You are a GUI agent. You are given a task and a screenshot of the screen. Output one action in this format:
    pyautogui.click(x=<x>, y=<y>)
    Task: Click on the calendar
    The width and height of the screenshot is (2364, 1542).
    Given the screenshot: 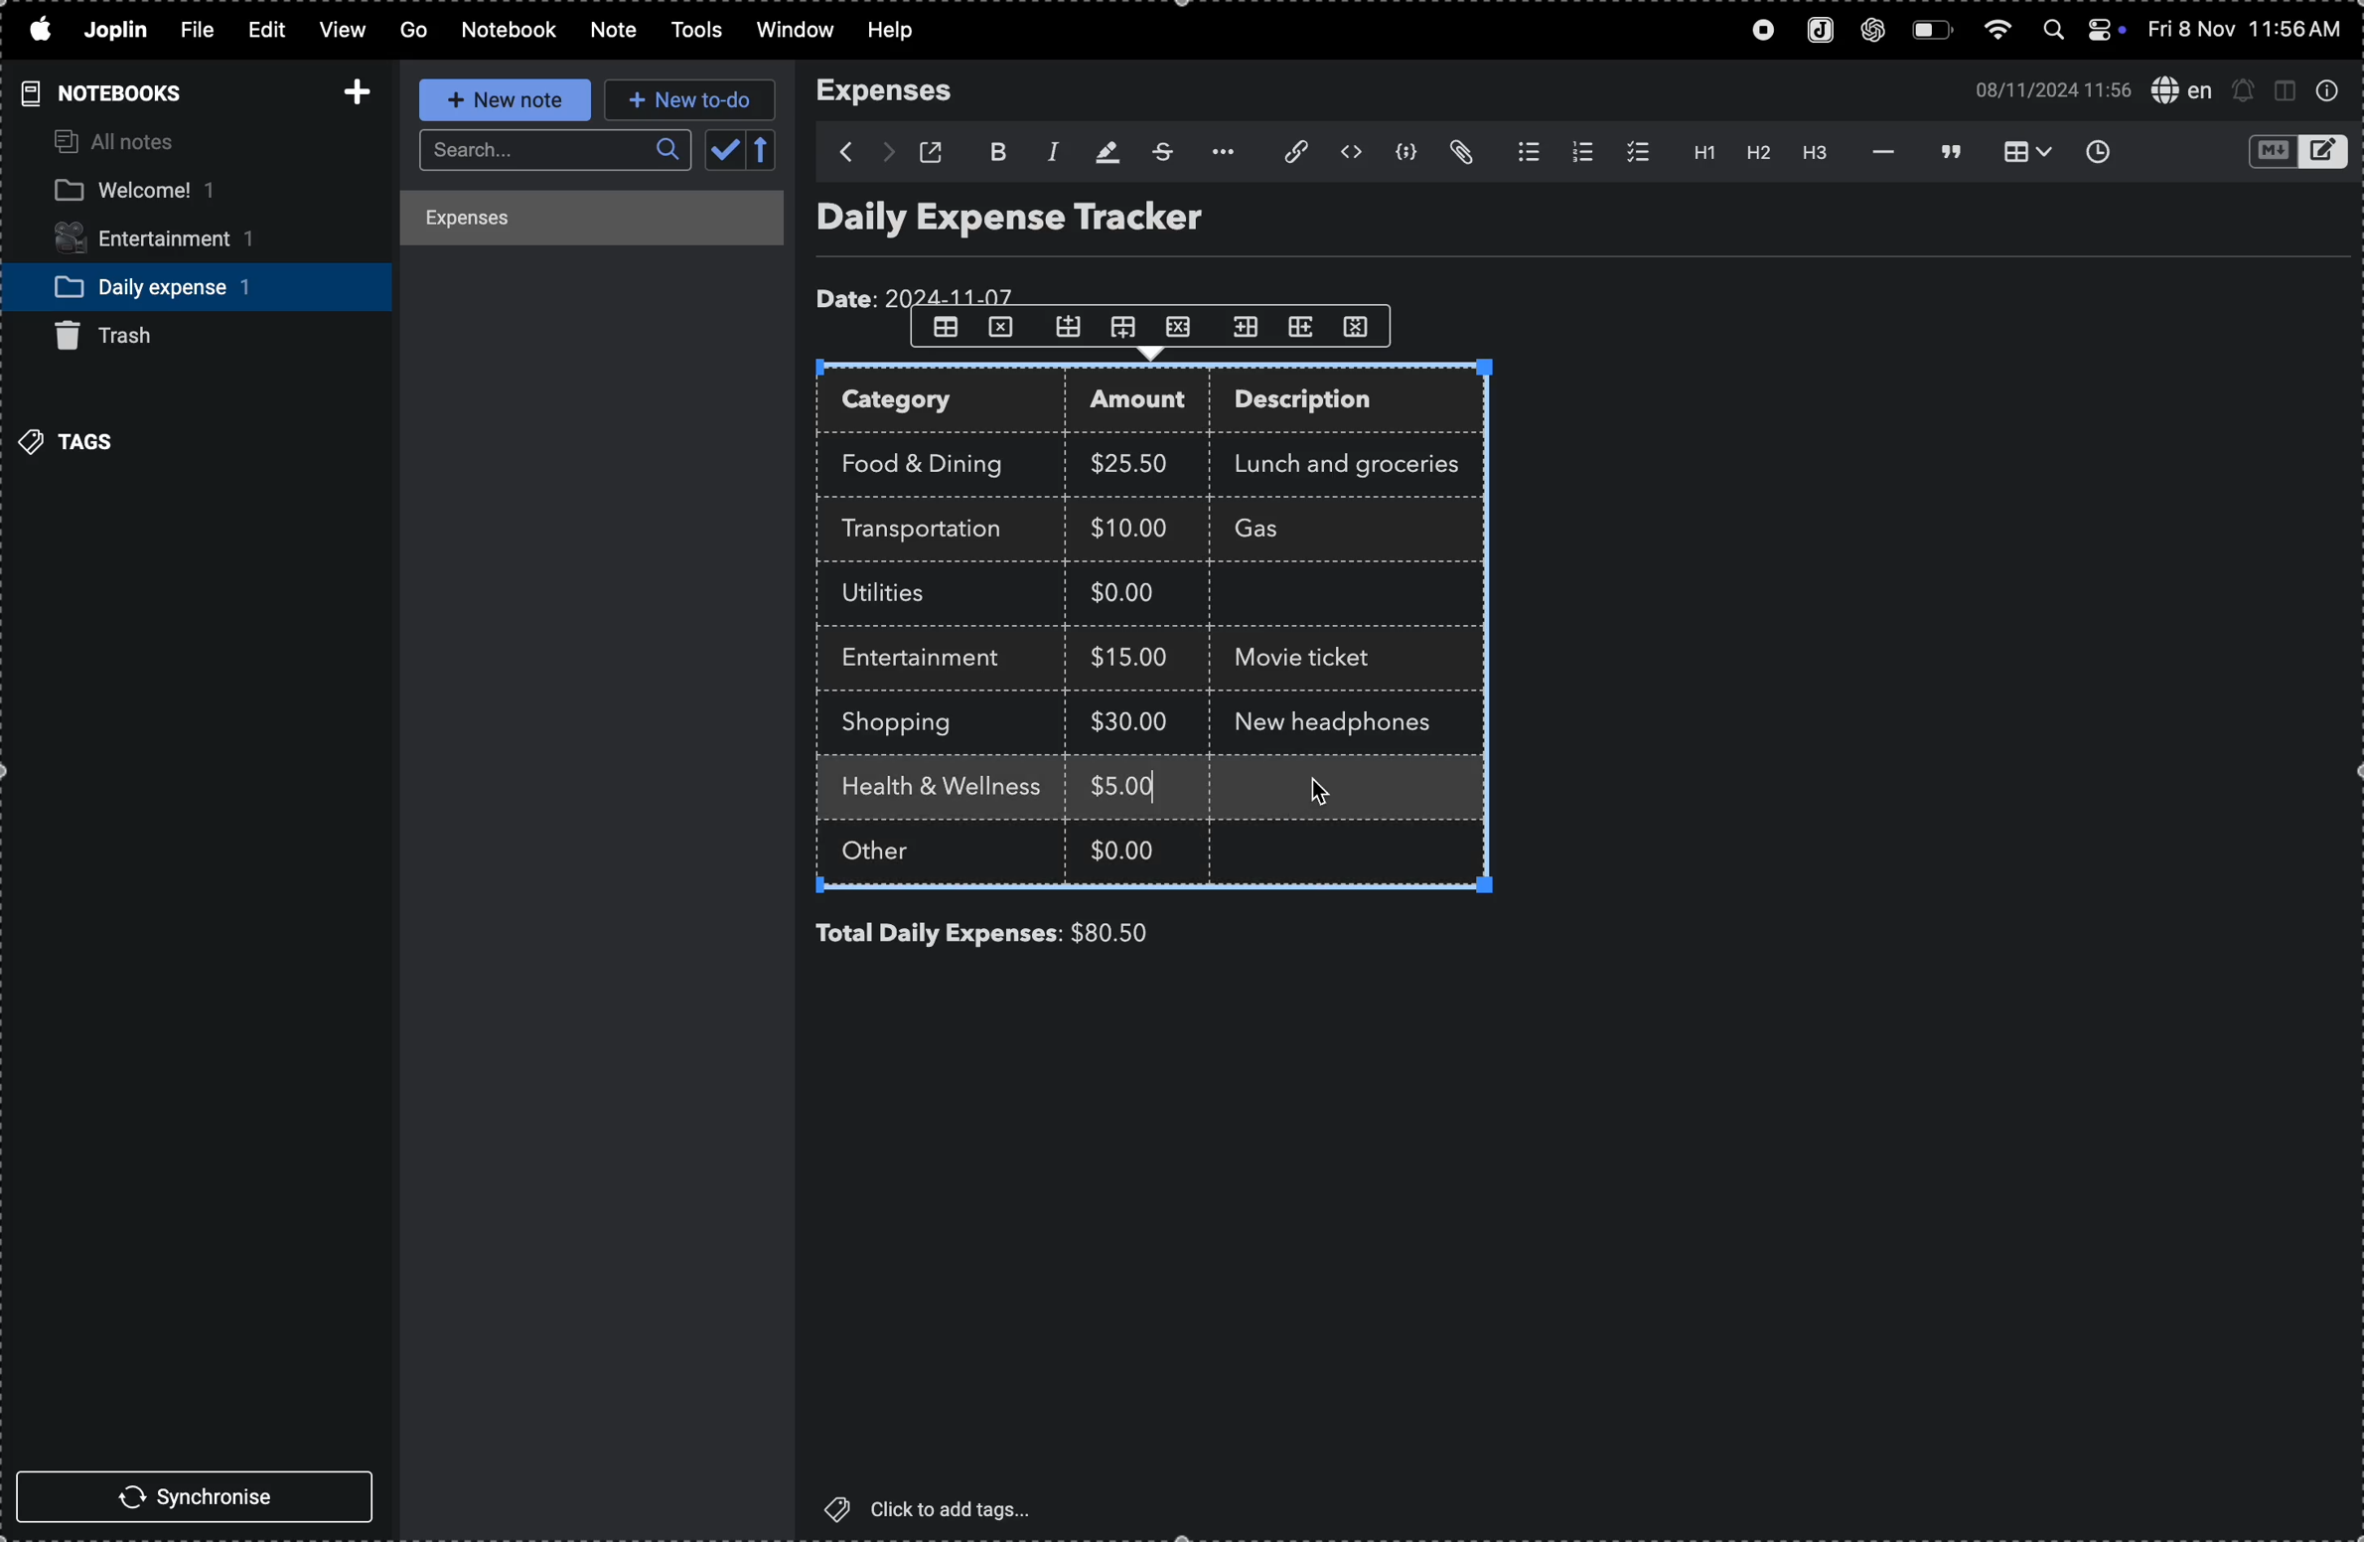 What is the action you would take?
    pyautogui.click(x=742, y=152)
    